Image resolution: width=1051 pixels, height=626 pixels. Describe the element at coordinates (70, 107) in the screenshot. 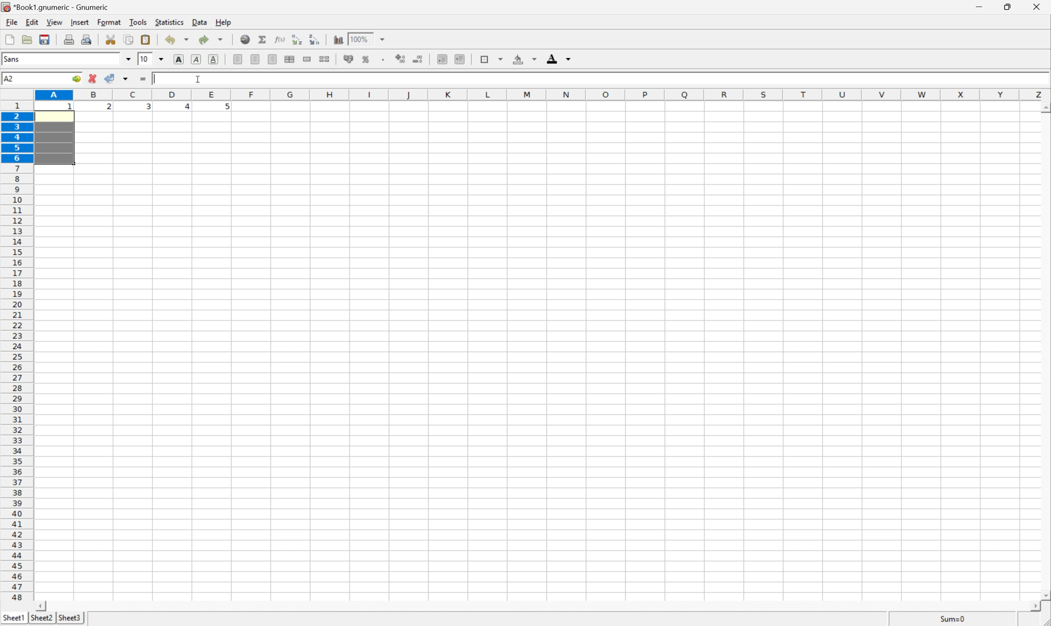

I see `1` at that location.